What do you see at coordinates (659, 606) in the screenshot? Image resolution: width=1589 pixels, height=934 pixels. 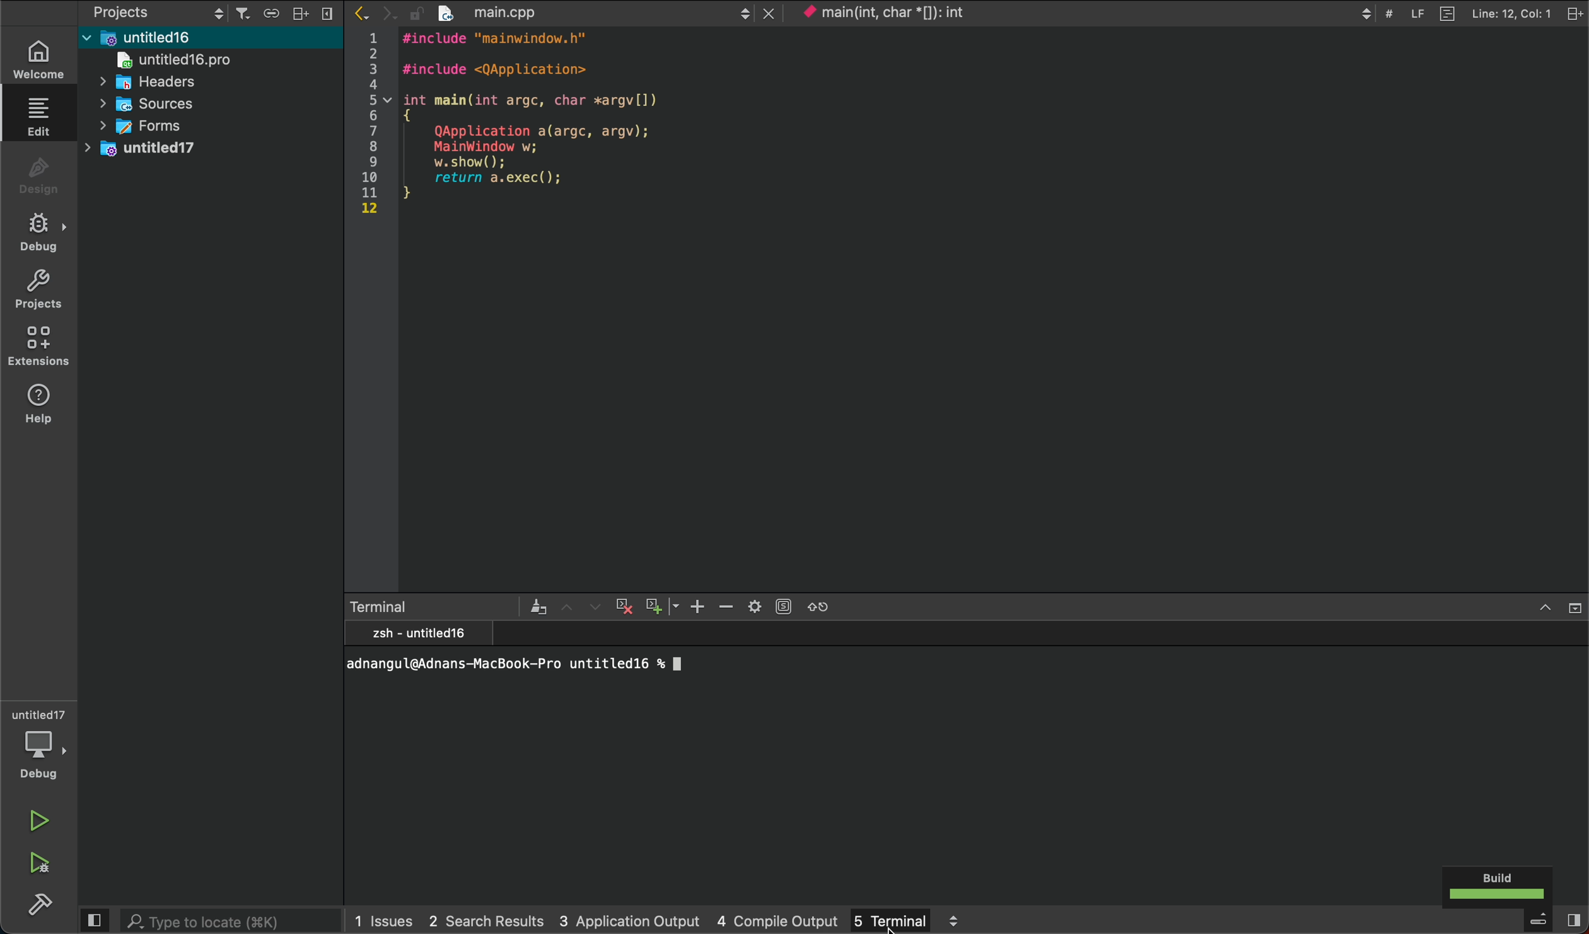 I see `plus` at bounding box center [659, 606].